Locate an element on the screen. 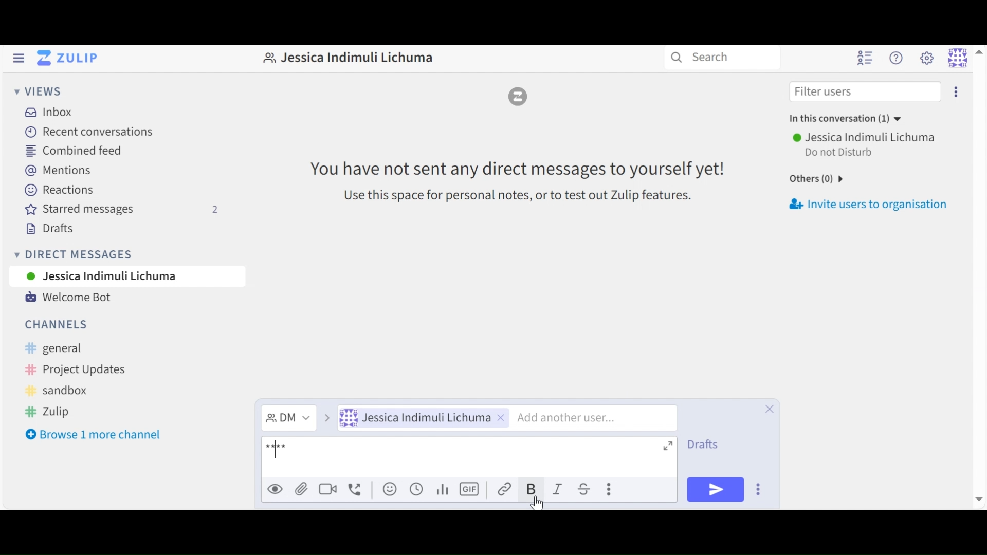 This screenshot has height=555, width=987. user is located at coordinates (866, 137).